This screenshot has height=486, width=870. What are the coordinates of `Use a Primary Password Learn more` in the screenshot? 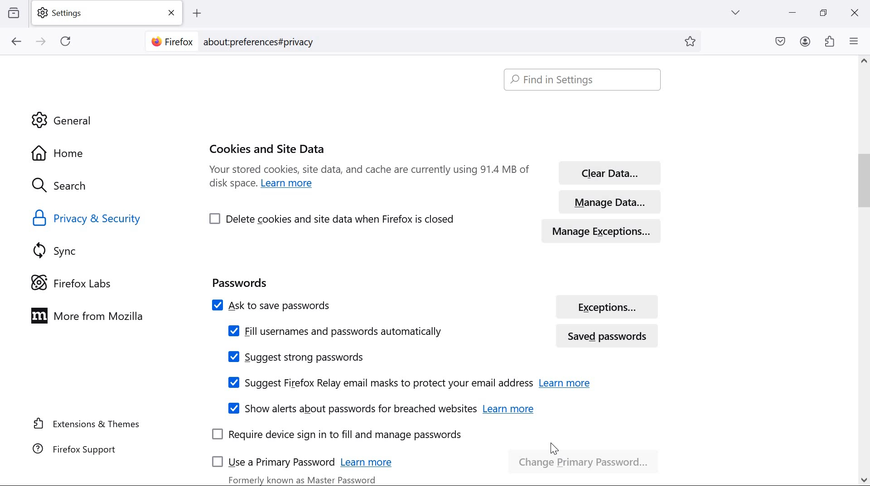 It's located at (306, 460).